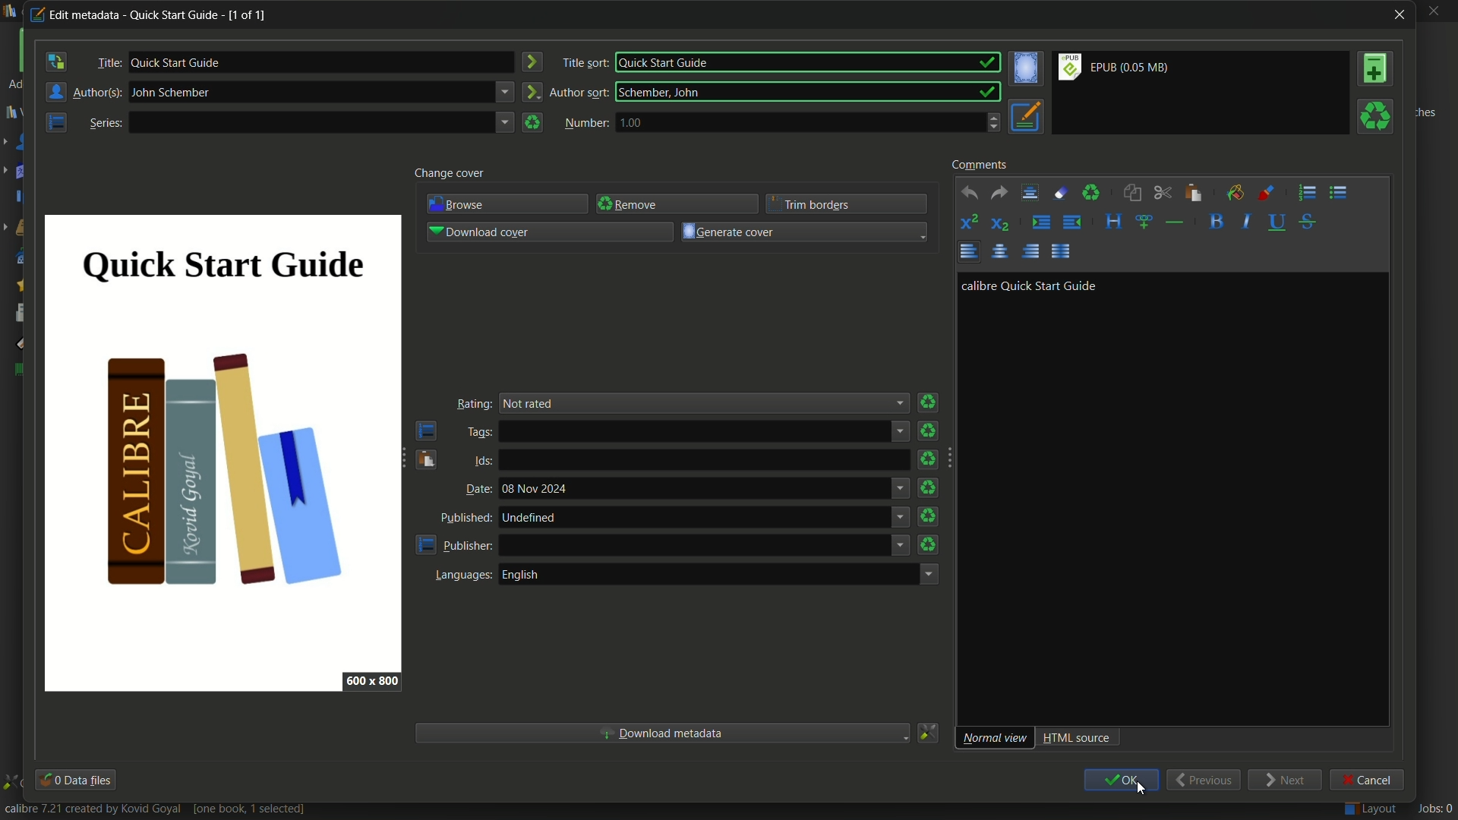 This screenshot has height=820, width=1458. I want to click on subscript, so click(1001, 227).